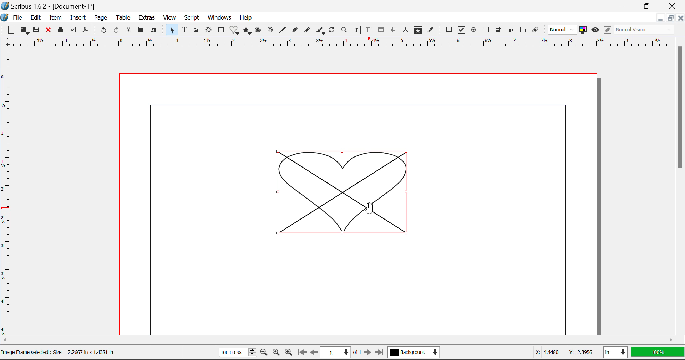  I want to click on Pdf Push Button, so click(449, 30).